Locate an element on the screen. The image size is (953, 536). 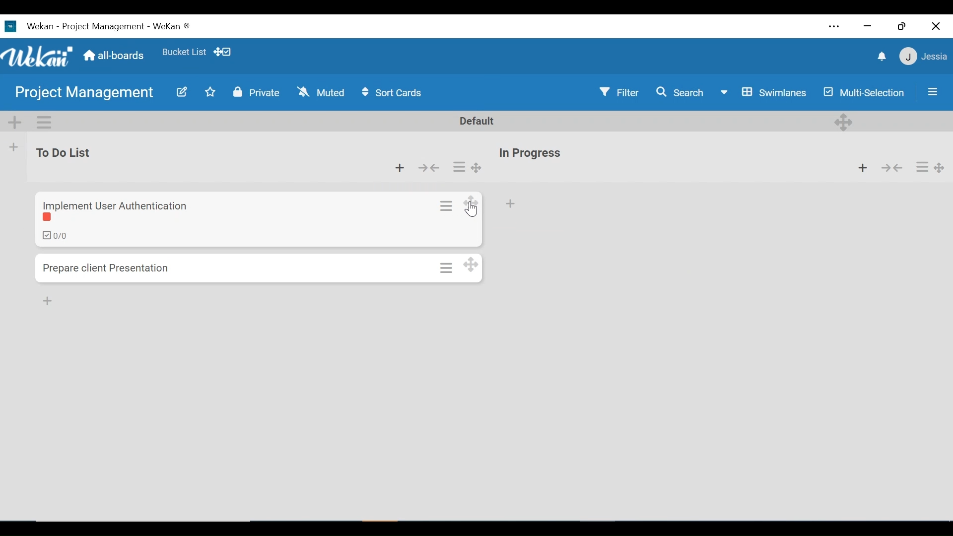
Card actions is located at coordinates (920, 168).